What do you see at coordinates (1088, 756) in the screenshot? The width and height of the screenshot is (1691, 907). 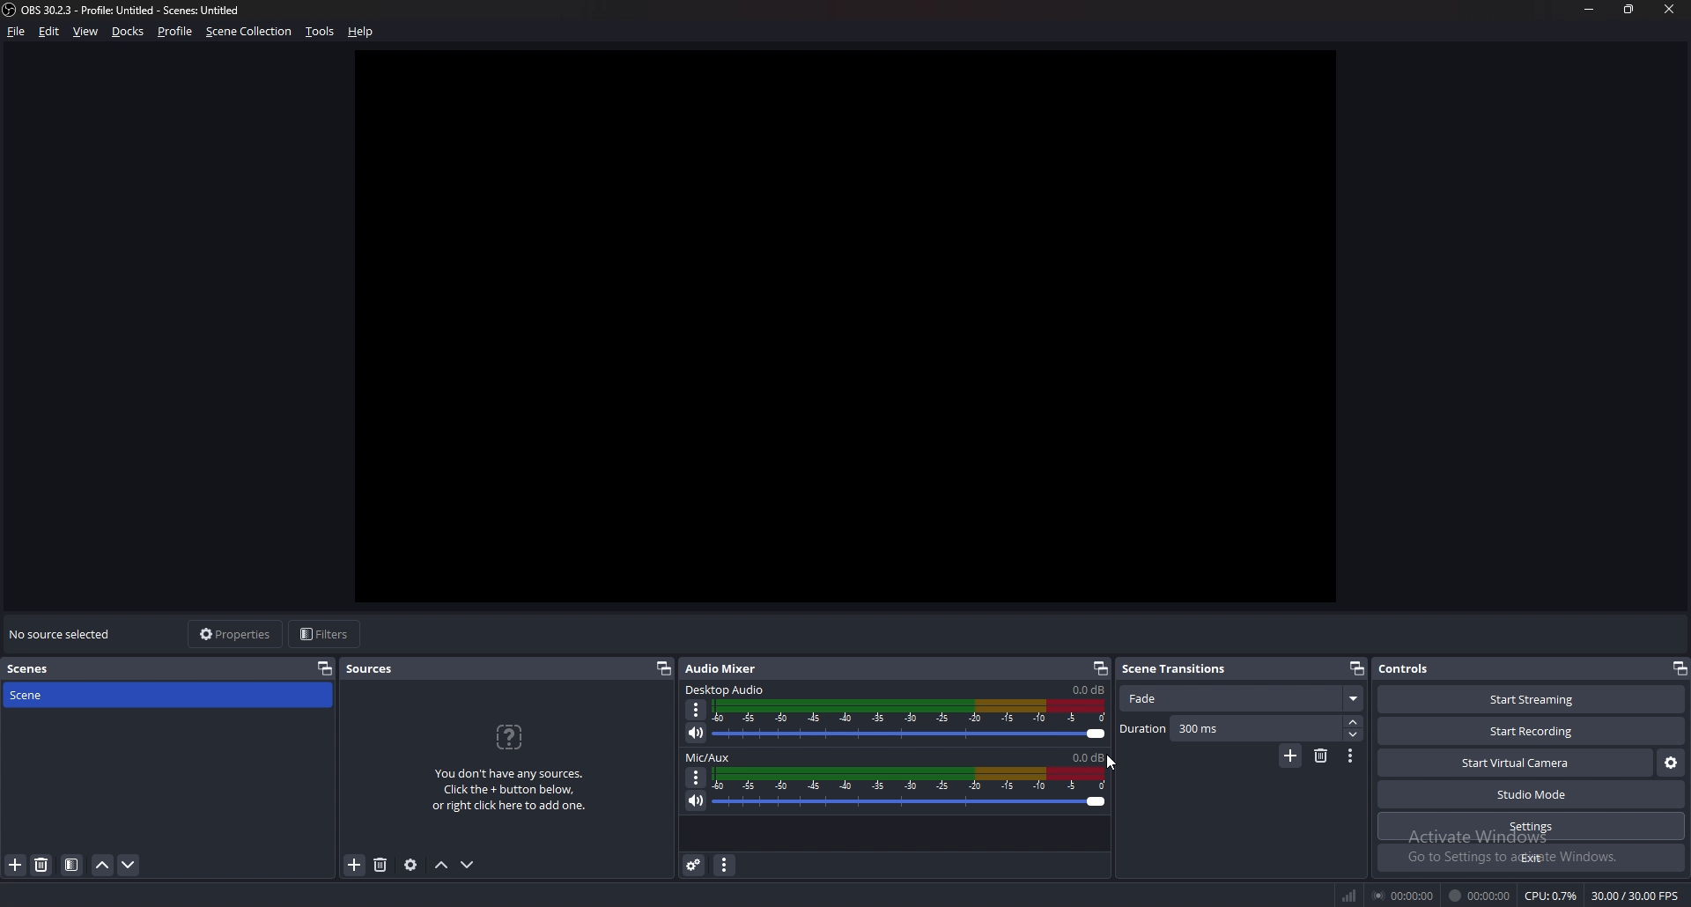 I see `0.0db` at bounding box center [1088, 756].